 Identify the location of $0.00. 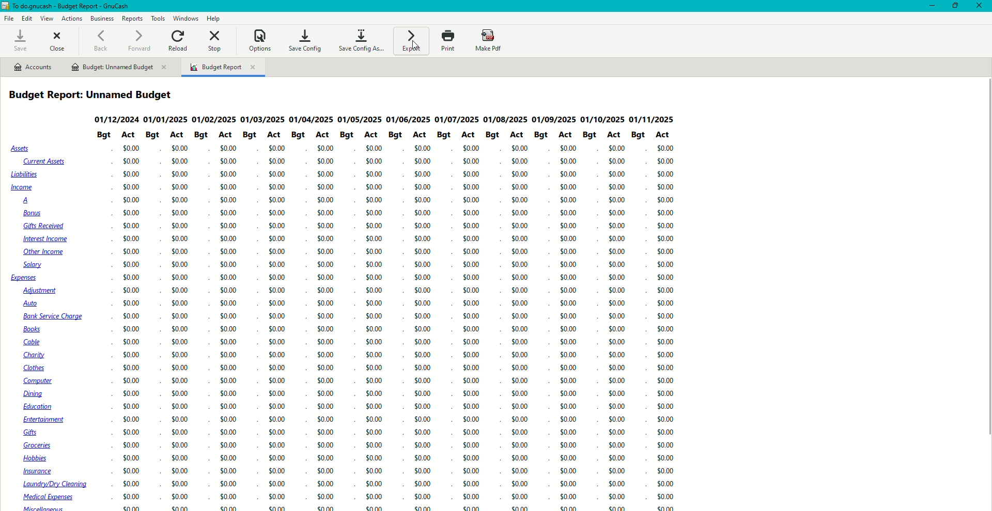
(277, 304).